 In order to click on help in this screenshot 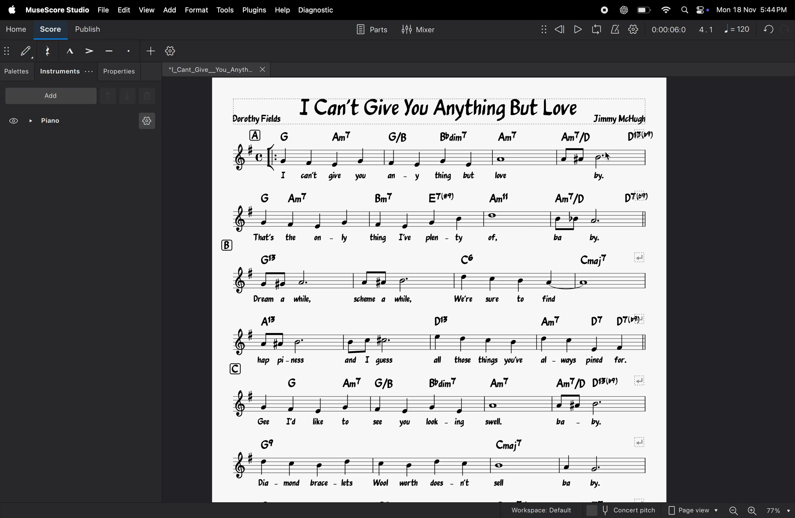, I will do `click(283, 11)`.